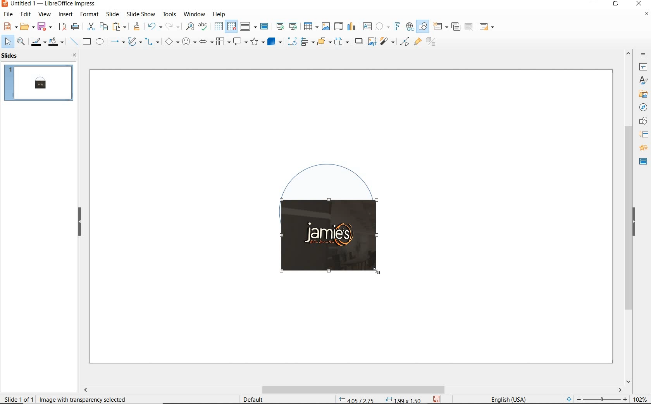  Describe the element at coordinates (152, 43) in the screenshot. I see `connectors` at that location.